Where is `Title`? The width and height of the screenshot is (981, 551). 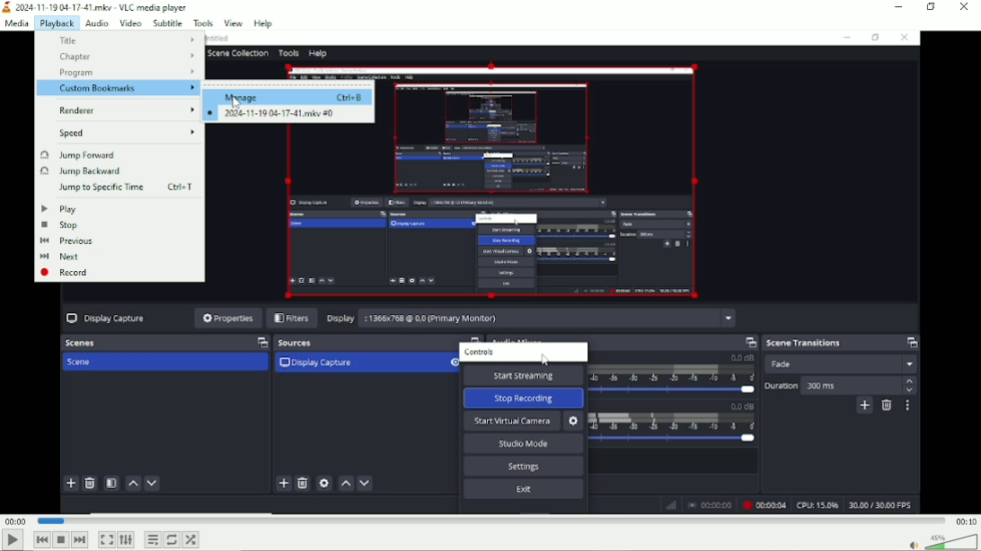
Title is located at coordinates (124, 40).